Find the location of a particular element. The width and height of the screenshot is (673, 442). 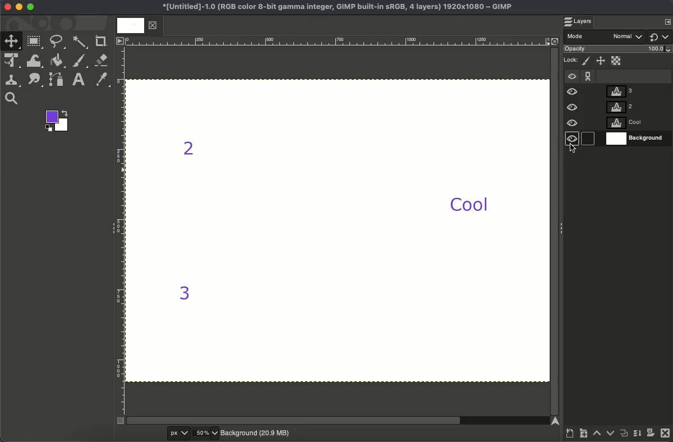

Cool is located at coordinates (470, 204).